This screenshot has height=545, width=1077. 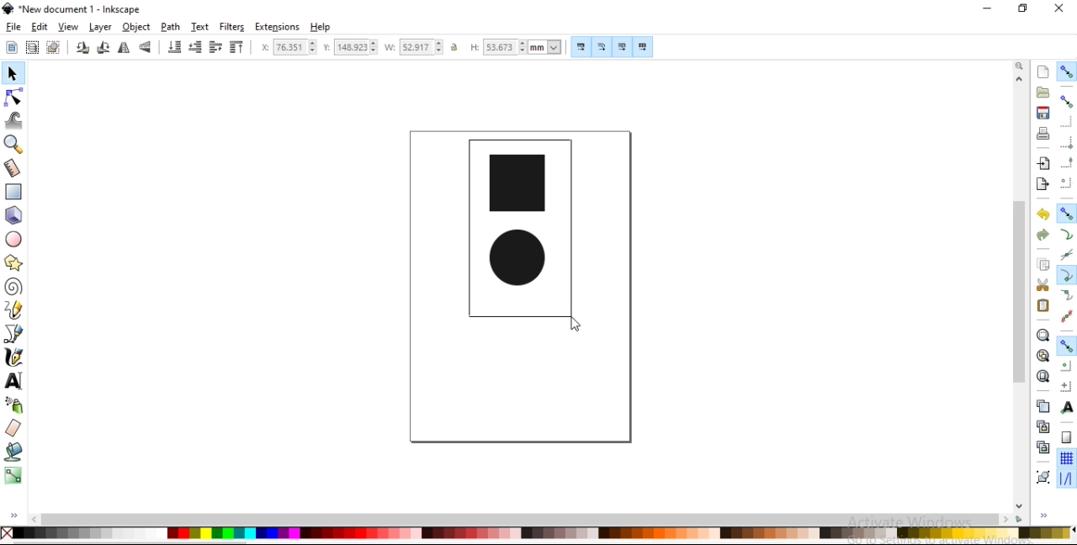 What do you see at coordinates (1043, 214) in the screenshot?
I see `undo` at bounding box center [1043, 214].